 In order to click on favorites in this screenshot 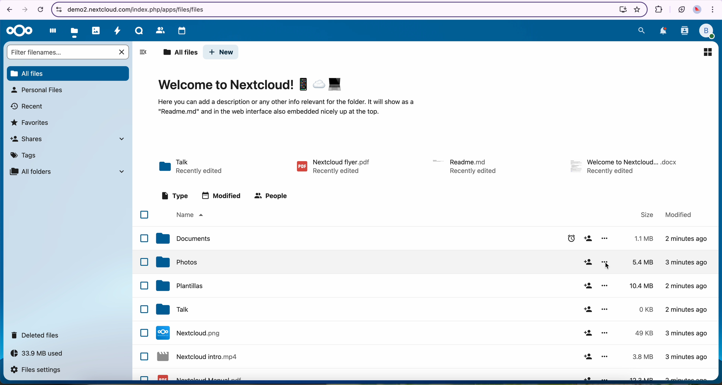, I will do `click(636, 9)`.